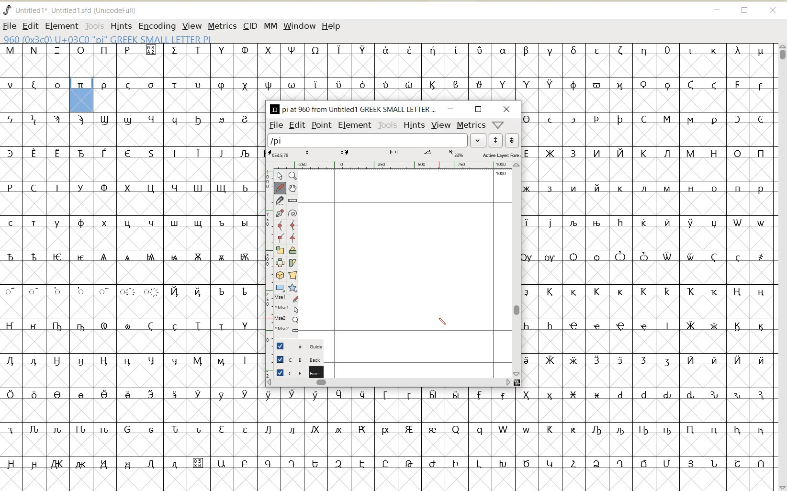 The width and height of the screenshot is (787, 491). Describe the element at coordinates (517, 71) in the screenshot. I see `glyph characters` at that location.